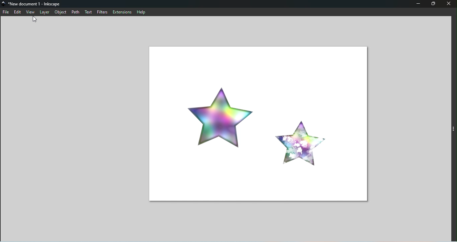  What do you see at coordinates (143, 12) in the screenshot?
I see `Help` at bounding box center [143, 12].